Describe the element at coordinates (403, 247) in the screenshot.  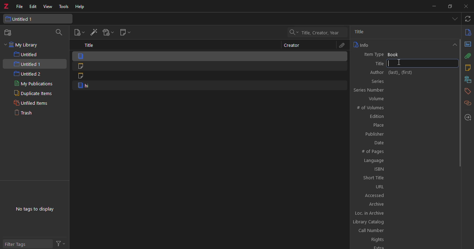
I see `Extra` at that location.